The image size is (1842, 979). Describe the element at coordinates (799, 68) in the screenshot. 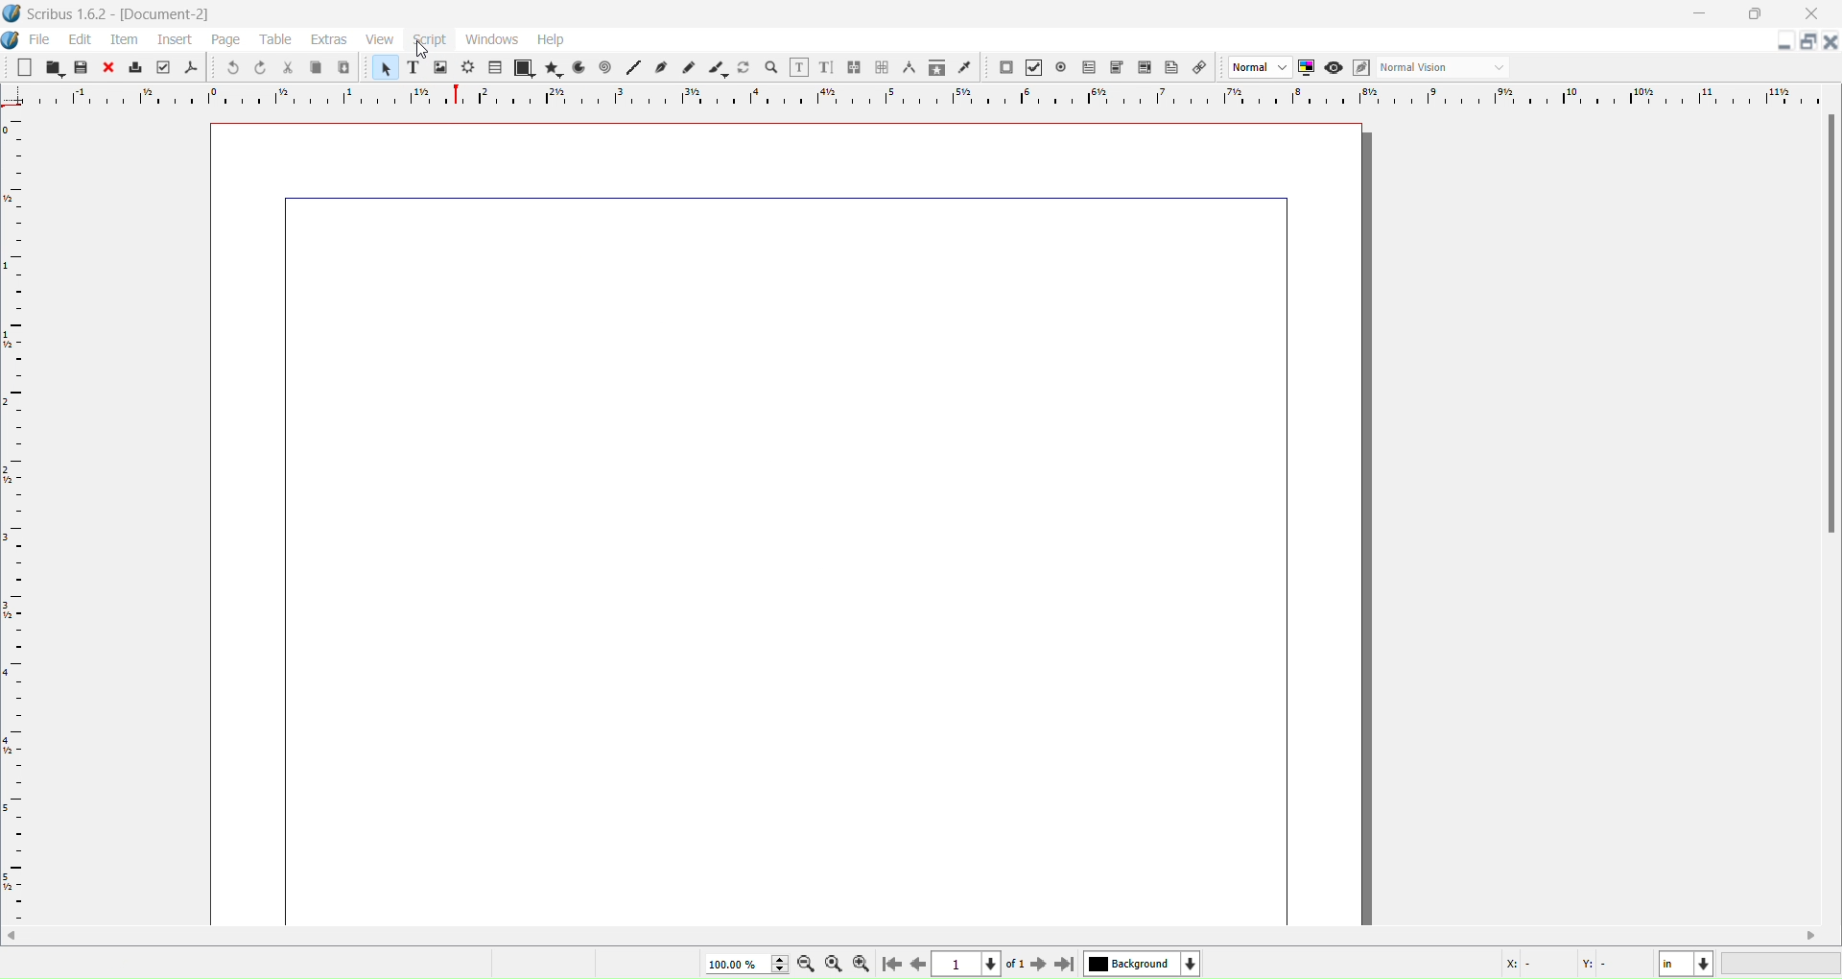

I see `Edit Contents of Frame` at that location.